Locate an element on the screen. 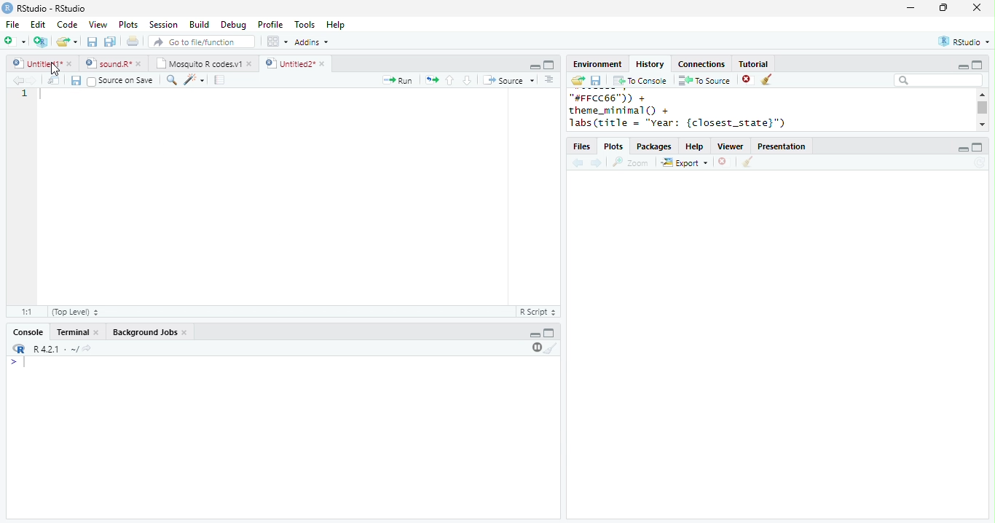 This screenshot has height=523, width=995. logo is located at coordinates (7, 7).